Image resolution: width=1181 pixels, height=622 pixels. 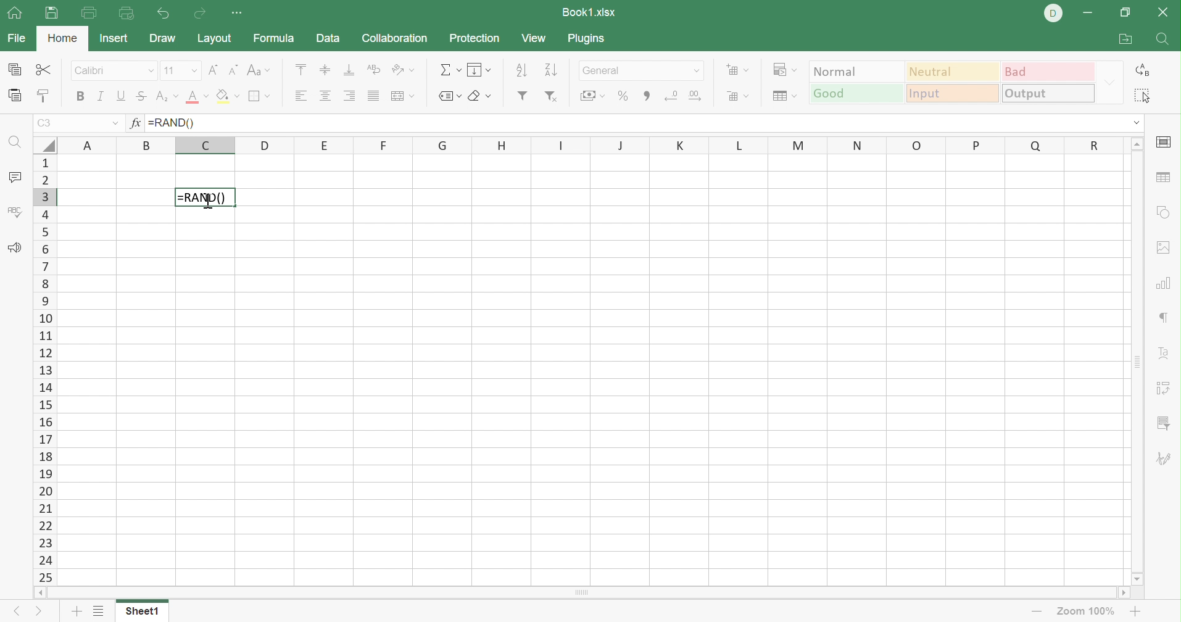 I want to click on Chart settings, so click(x=1162, y=282).